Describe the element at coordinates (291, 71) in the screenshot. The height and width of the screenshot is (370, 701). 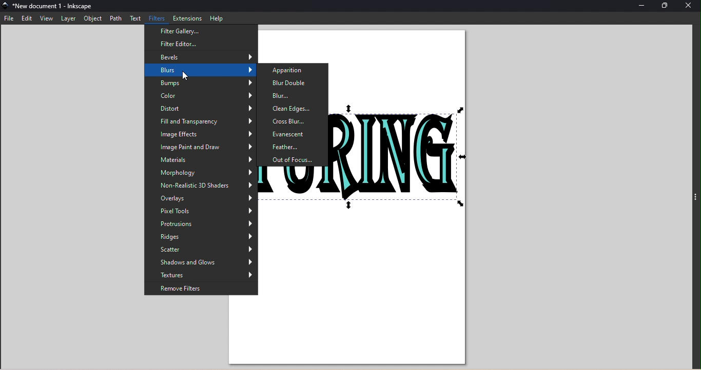
I see `Apparition` at that location.